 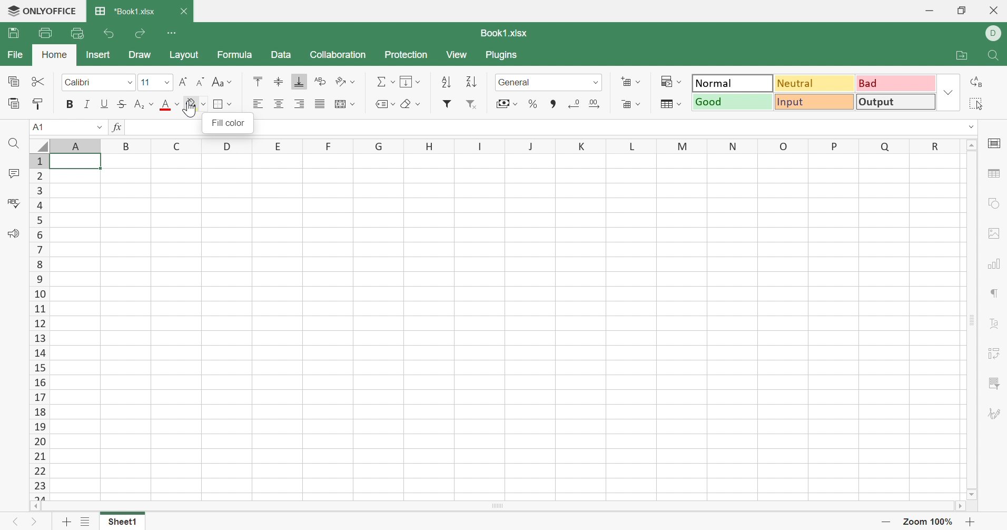 I want to click on Drop Down, so click(x=971, y=127).